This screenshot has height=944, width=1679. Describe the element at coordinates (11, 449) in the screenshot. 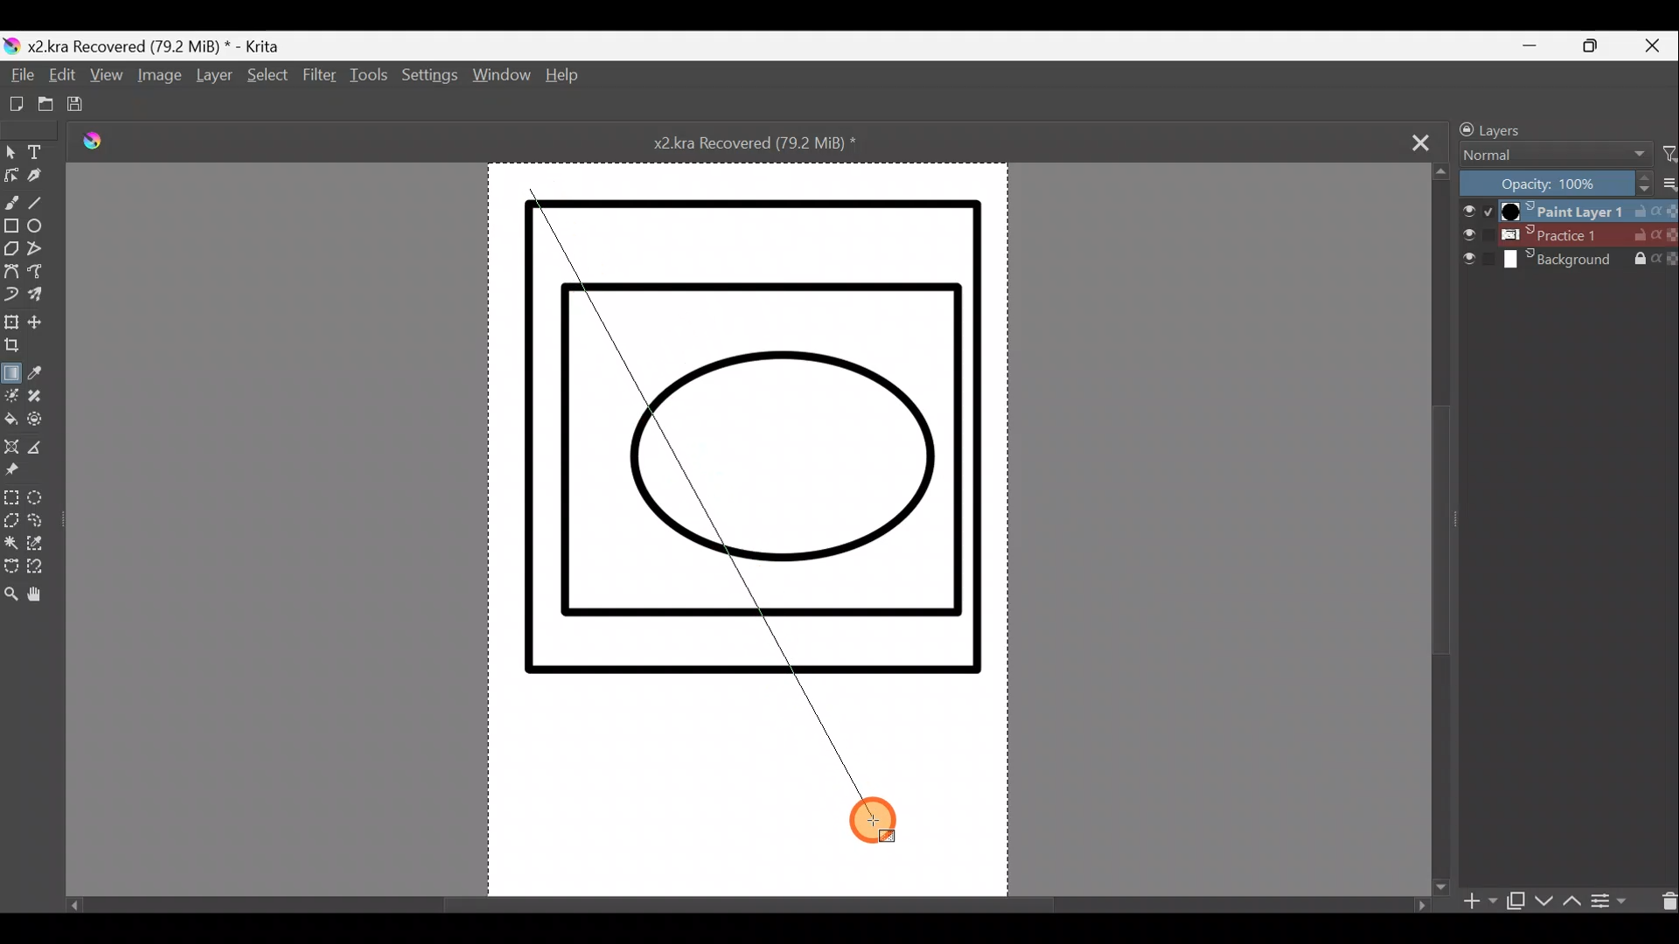

I see `Assistant tool` at that location.